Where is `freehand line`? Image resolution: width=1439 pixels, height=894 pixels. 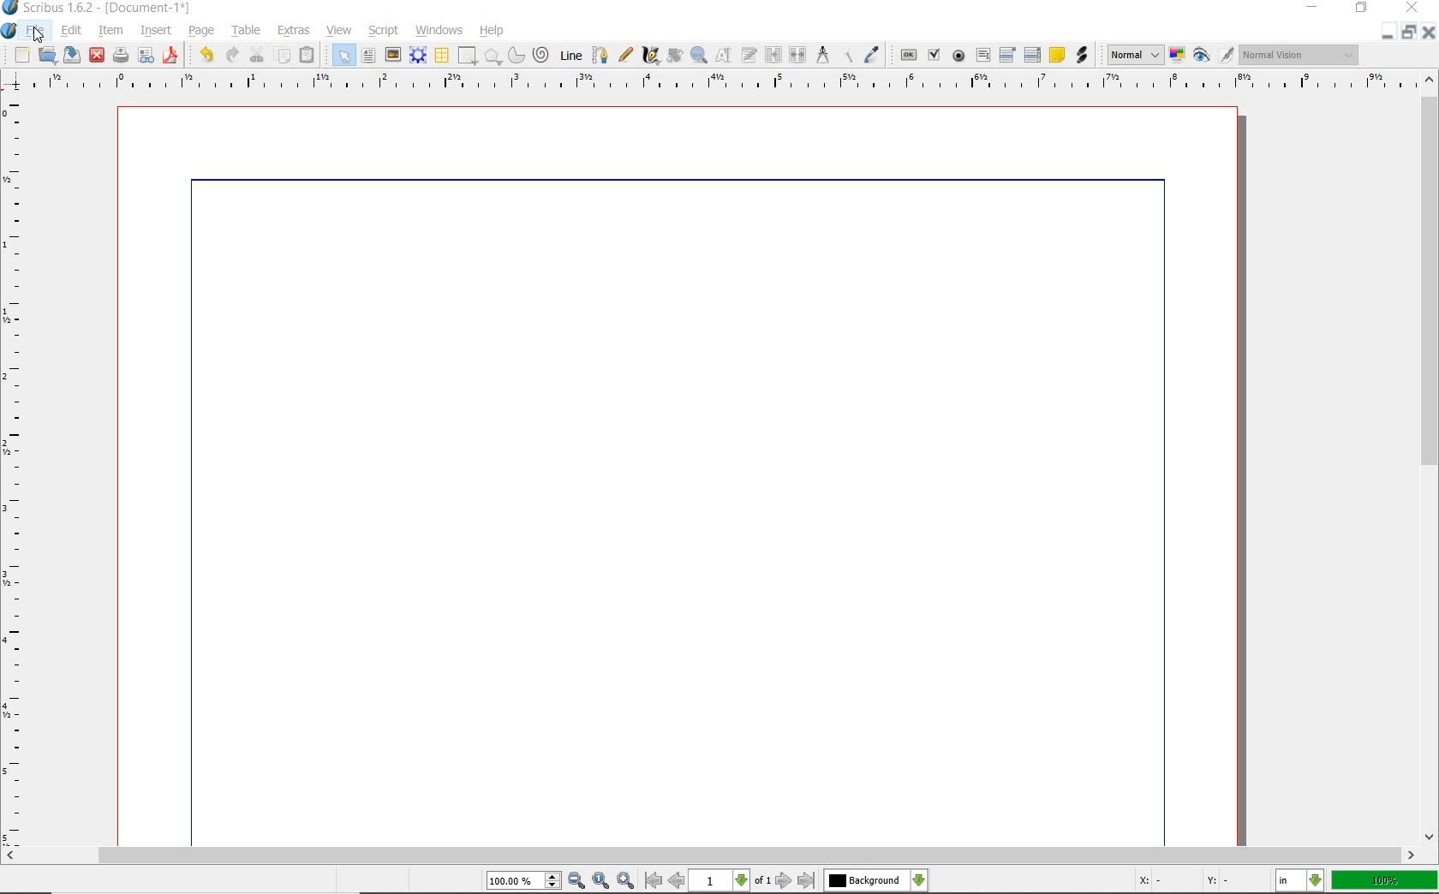
freehand line is located at coordinates (624, 54).